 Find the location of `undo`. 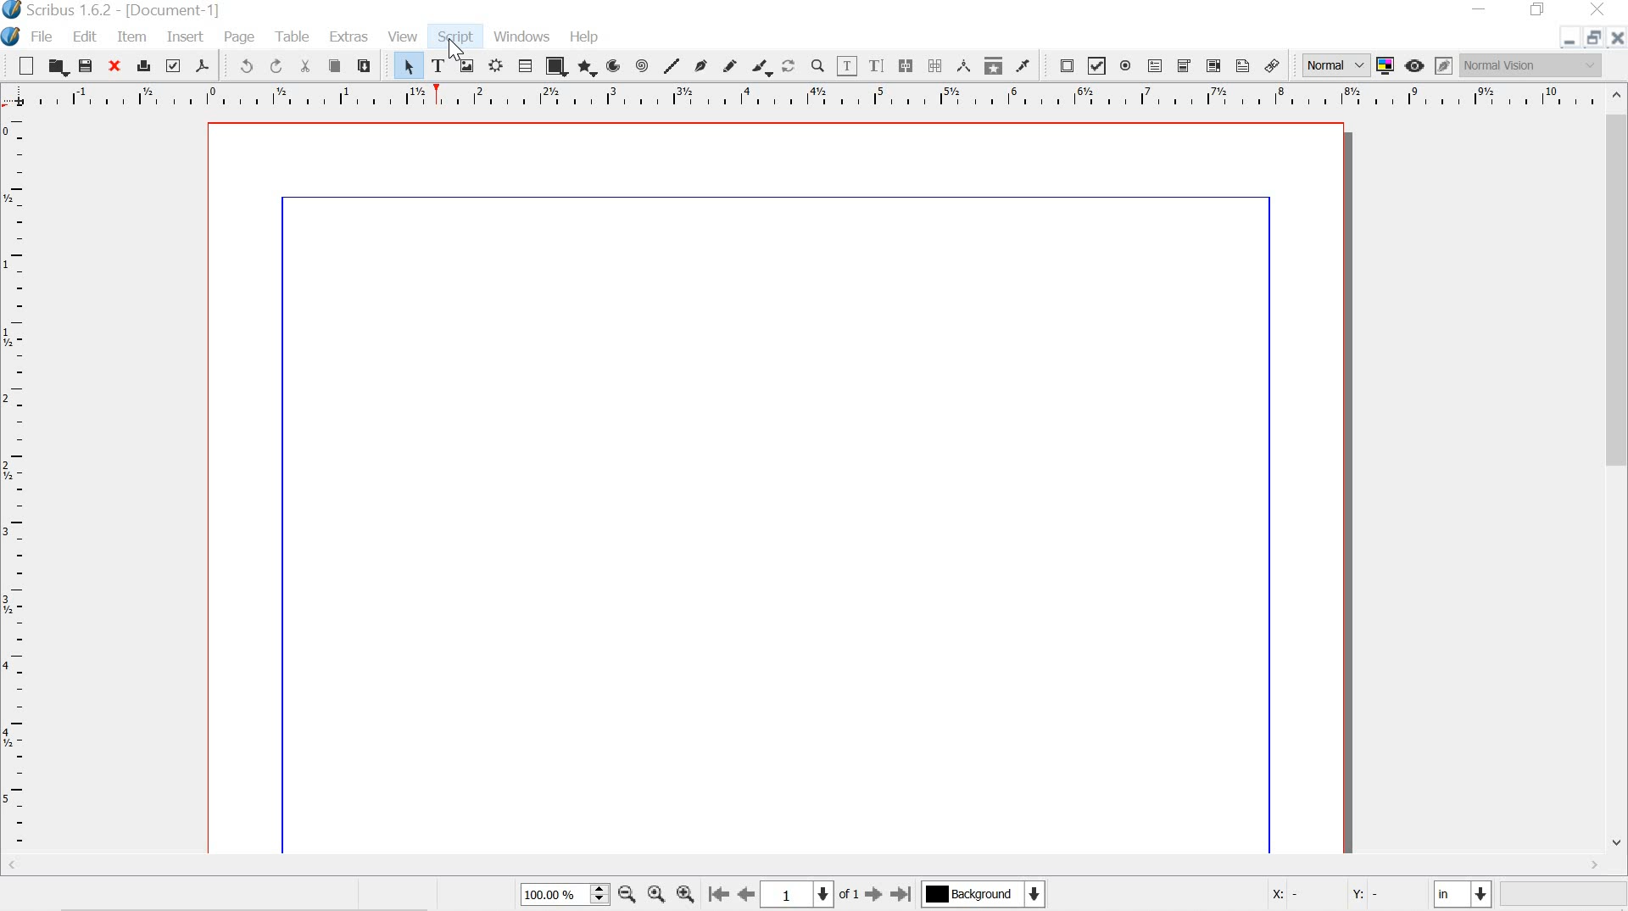

undo is located at coordinates (241, 66).